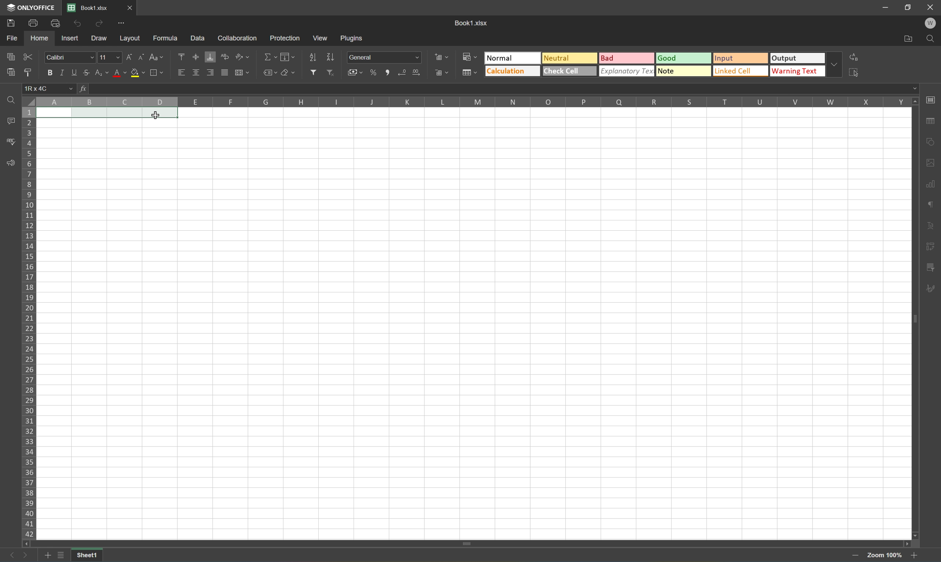  What do you see at coordinates (313, 57) in the screenshot?
I see `Sort ascending` at bounding box center [313, 57].